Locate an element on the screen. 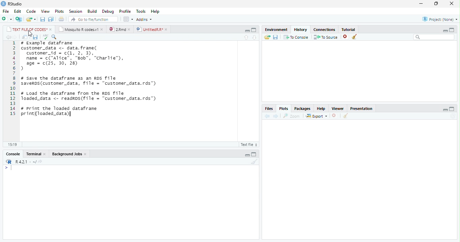 Image resolution: width=460 pixels, height=242 pixels. Project(None) is located at coordinates (440, 19).